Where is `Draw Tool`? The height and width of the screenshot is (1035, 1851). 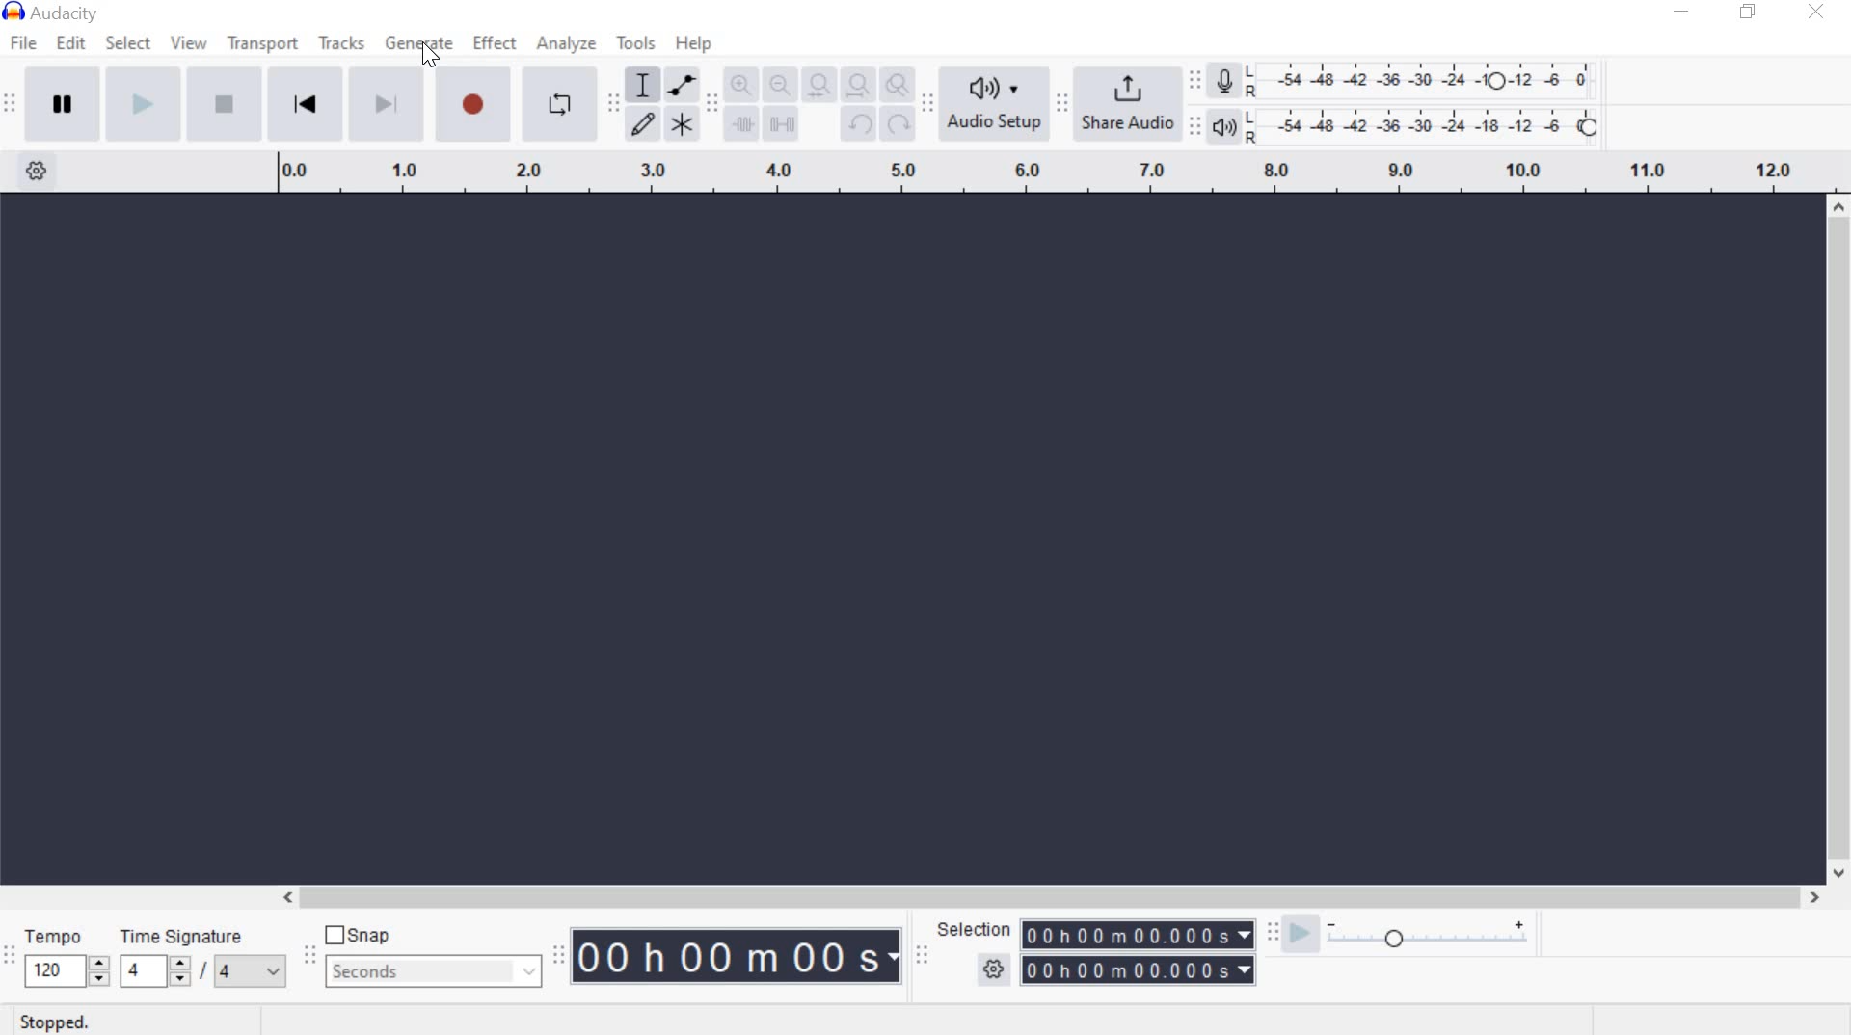
Draw Tool is located at coordinates (641, 125).